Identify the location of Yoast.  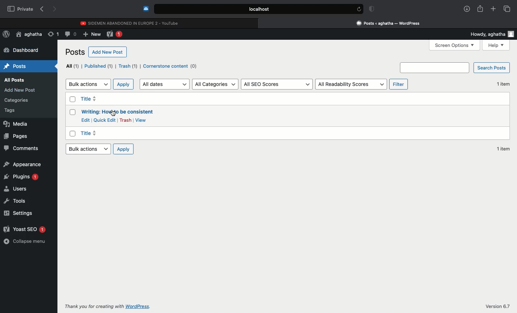
(116, 35).